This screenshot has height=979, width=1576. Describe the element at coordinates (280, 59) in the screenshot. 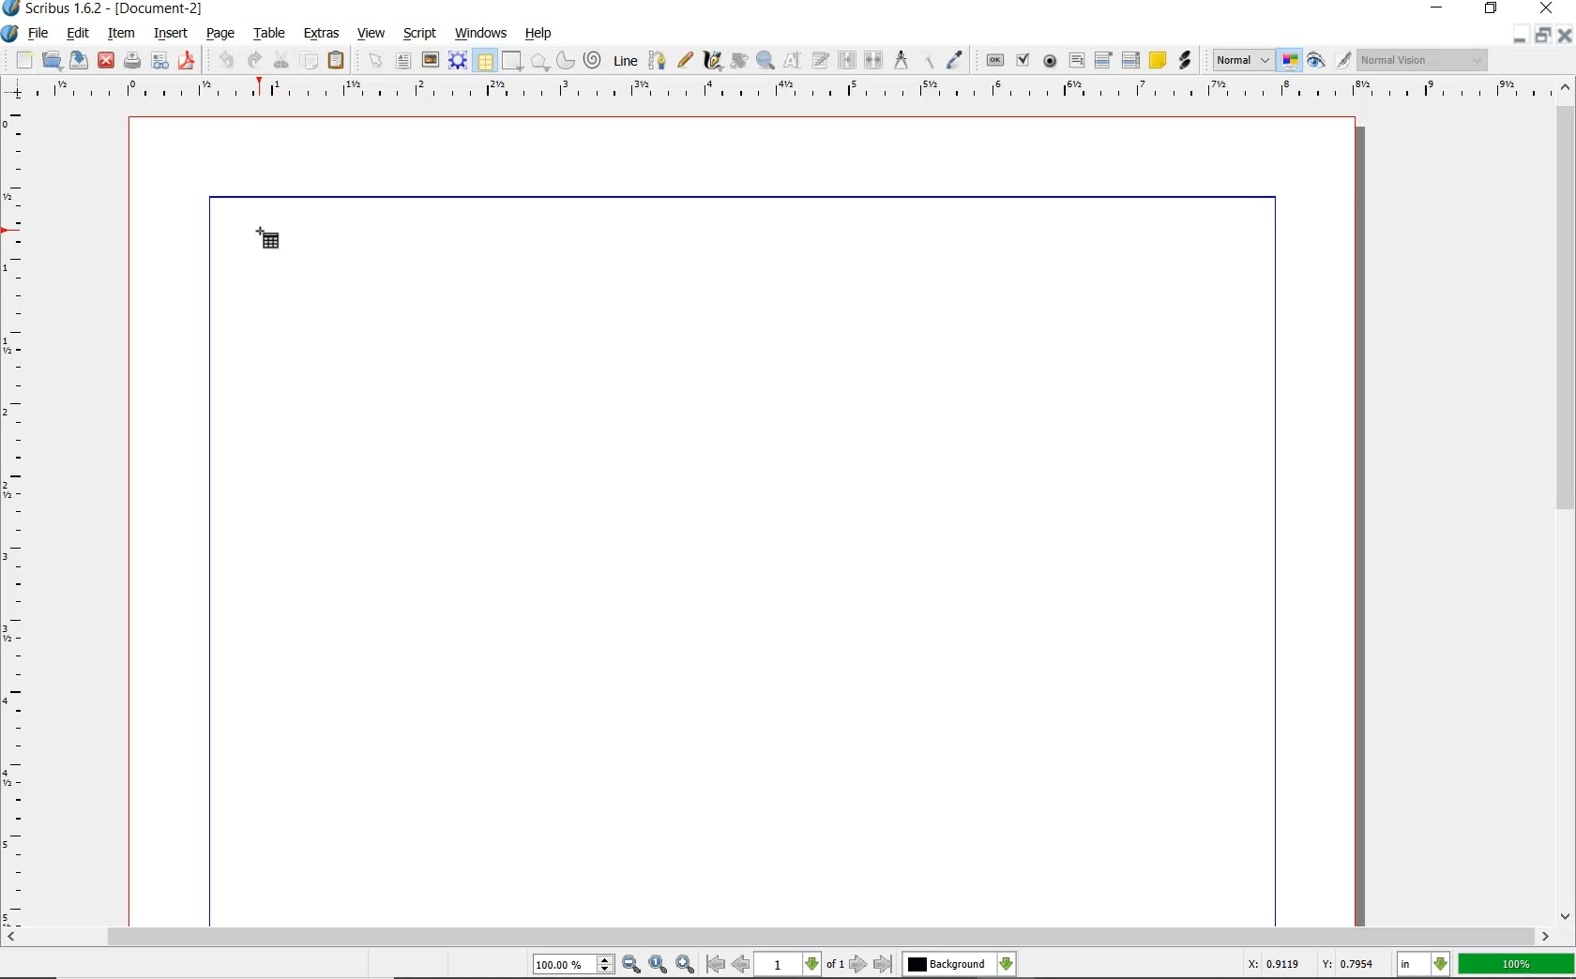

I see `cut` at that location.